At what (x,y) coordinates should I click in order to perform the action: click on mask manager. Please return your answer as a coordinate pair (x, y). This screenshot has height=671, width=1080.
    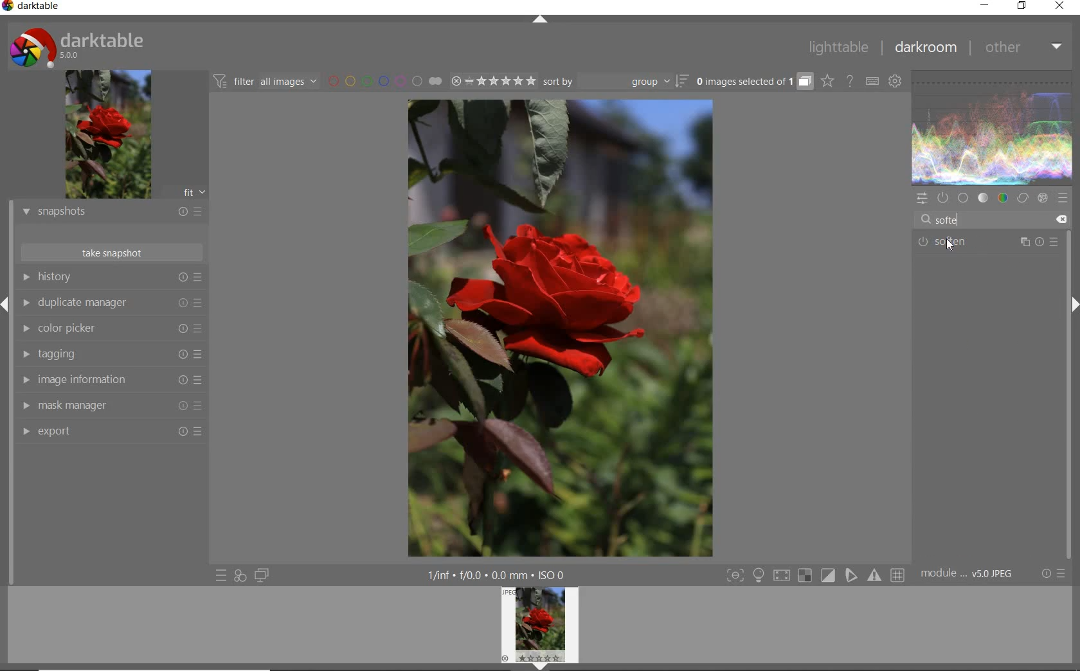
    Looking at the image, I should click on (110, 406).